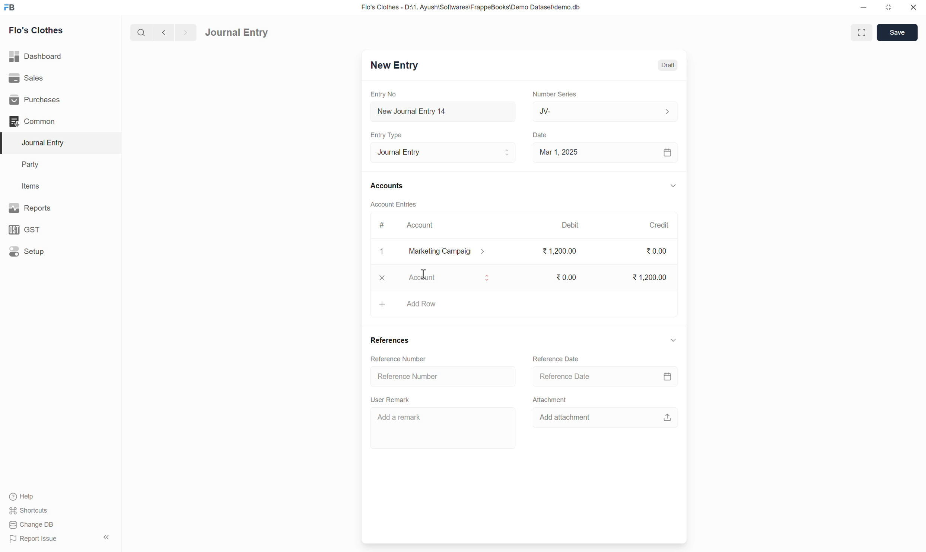  What do you see at coordinates (669, 65) in the screenshot?
I see `Draft` at bounding box center [669, 65].